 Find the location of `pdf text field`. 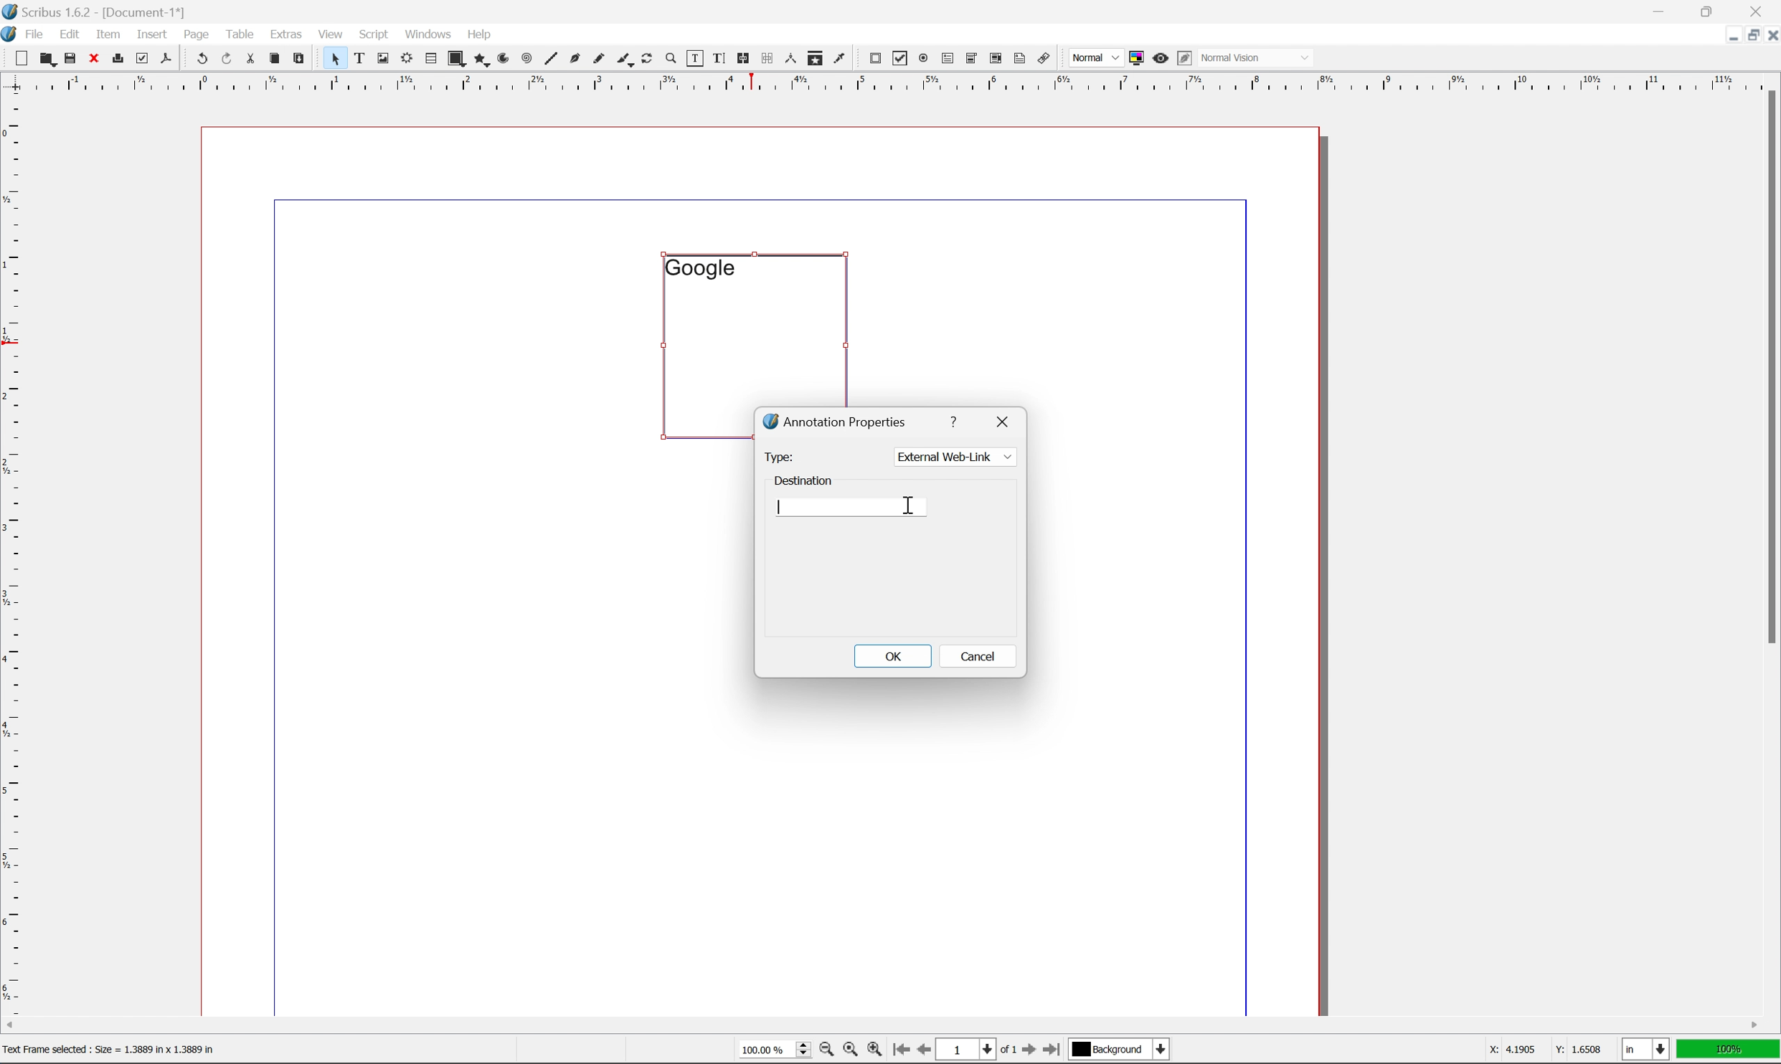

pdf text field is located at coordinates (945, 60).